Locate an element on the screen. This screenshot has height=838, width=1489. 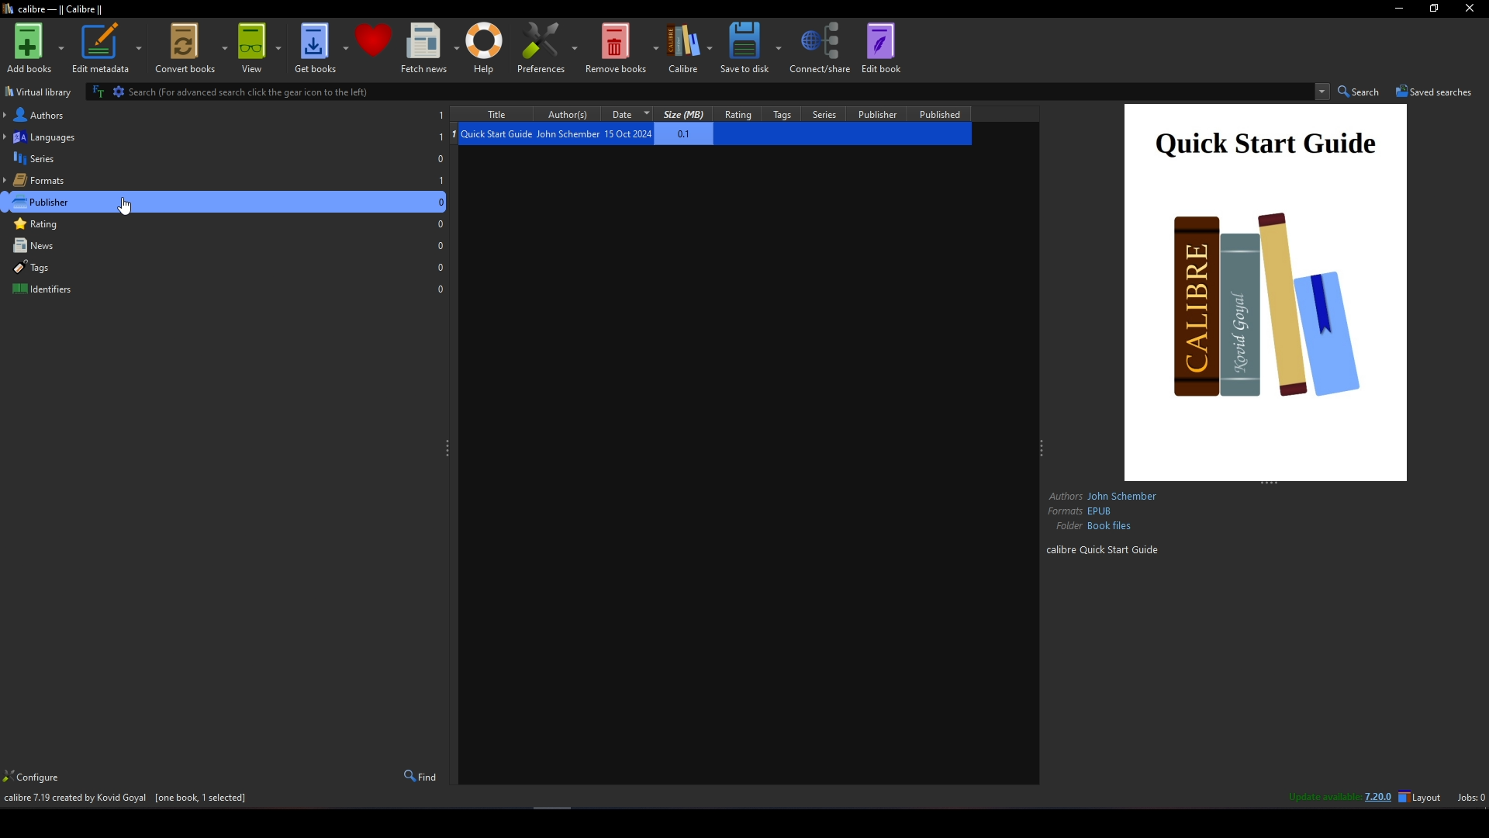
Title is located at coordinates (500, 116).